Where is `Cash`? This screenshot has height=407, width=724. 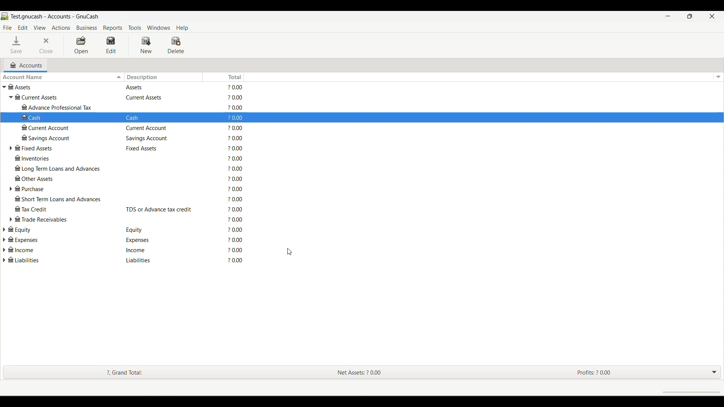 Cash is located at coordinates (67, 118).